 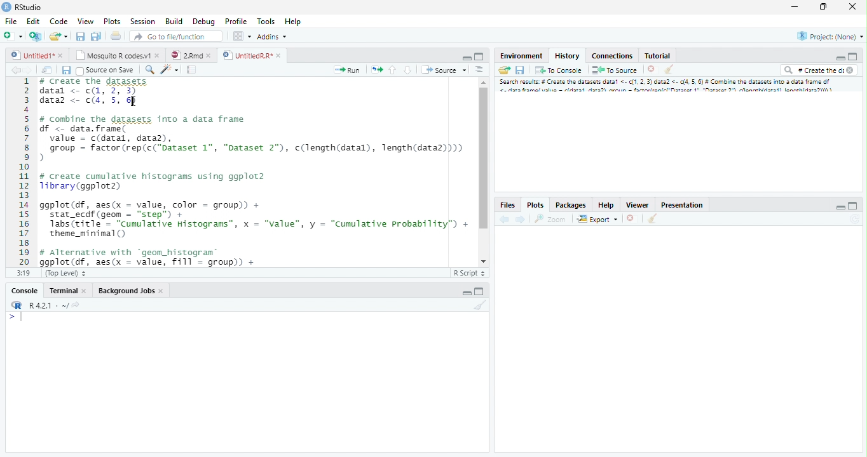 I want to click on Save, so click(x=80, y=36).